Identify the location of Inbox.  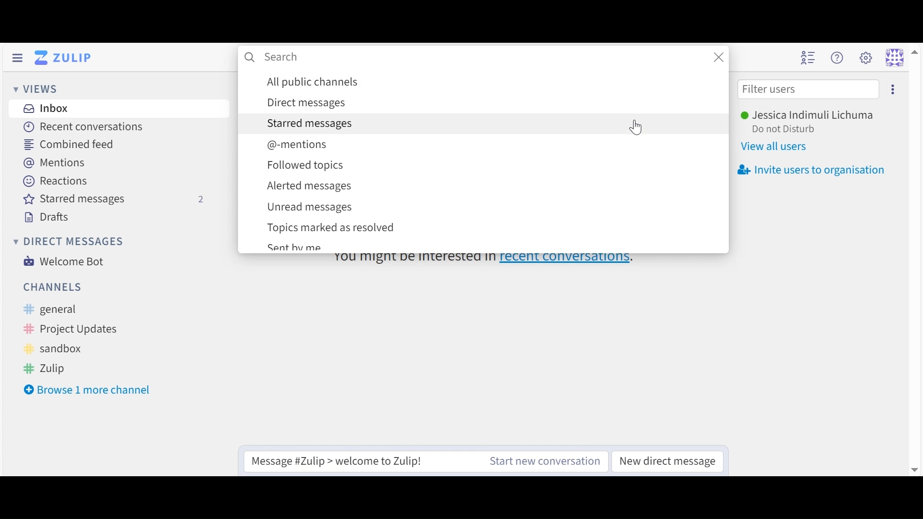
(45, 108).